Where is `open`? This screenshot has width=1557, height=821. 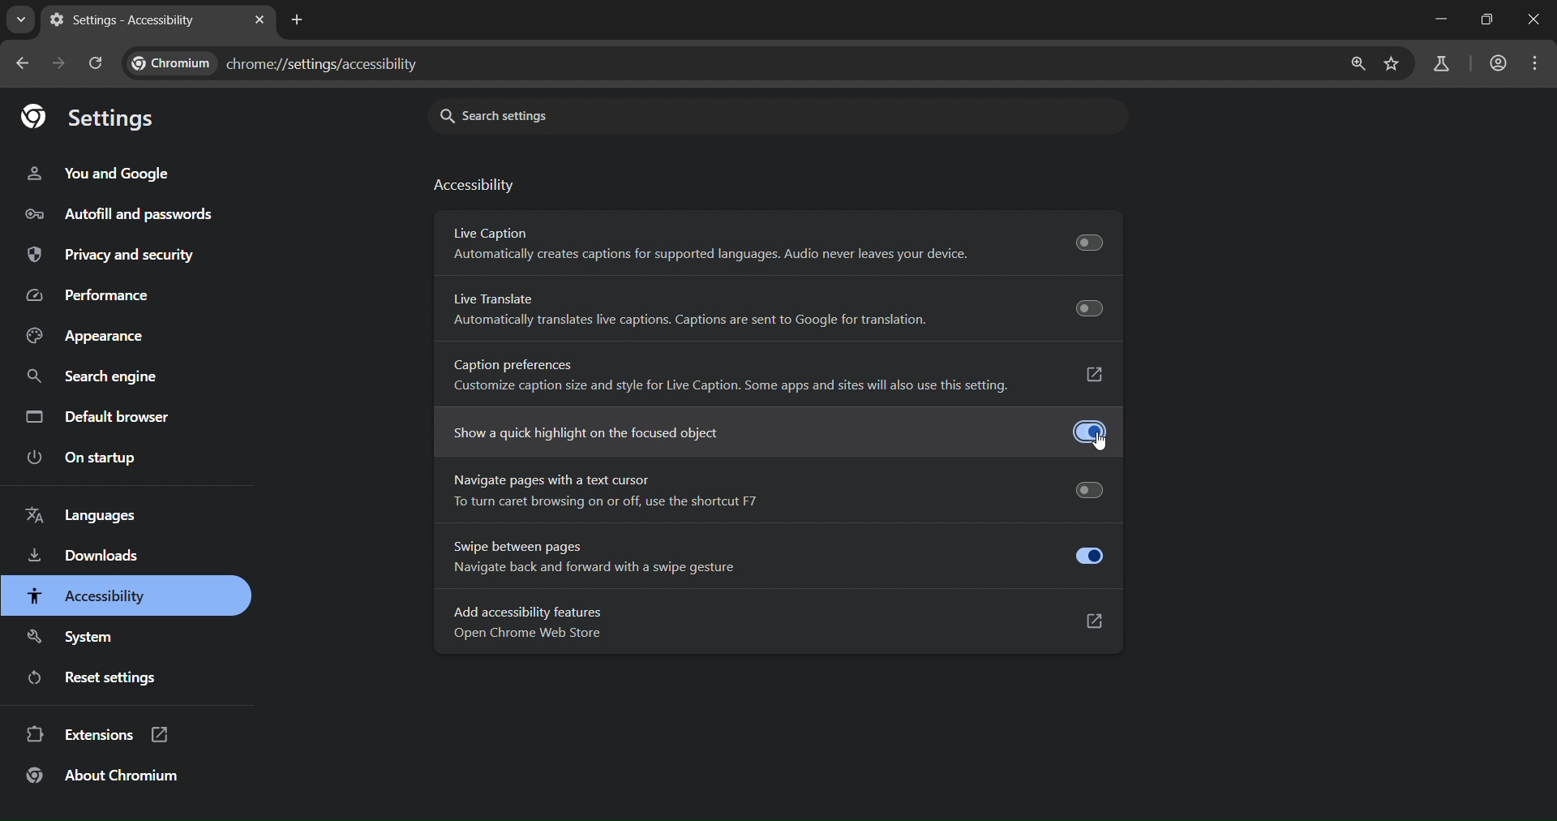 open is located at coordinates (1097, 625).